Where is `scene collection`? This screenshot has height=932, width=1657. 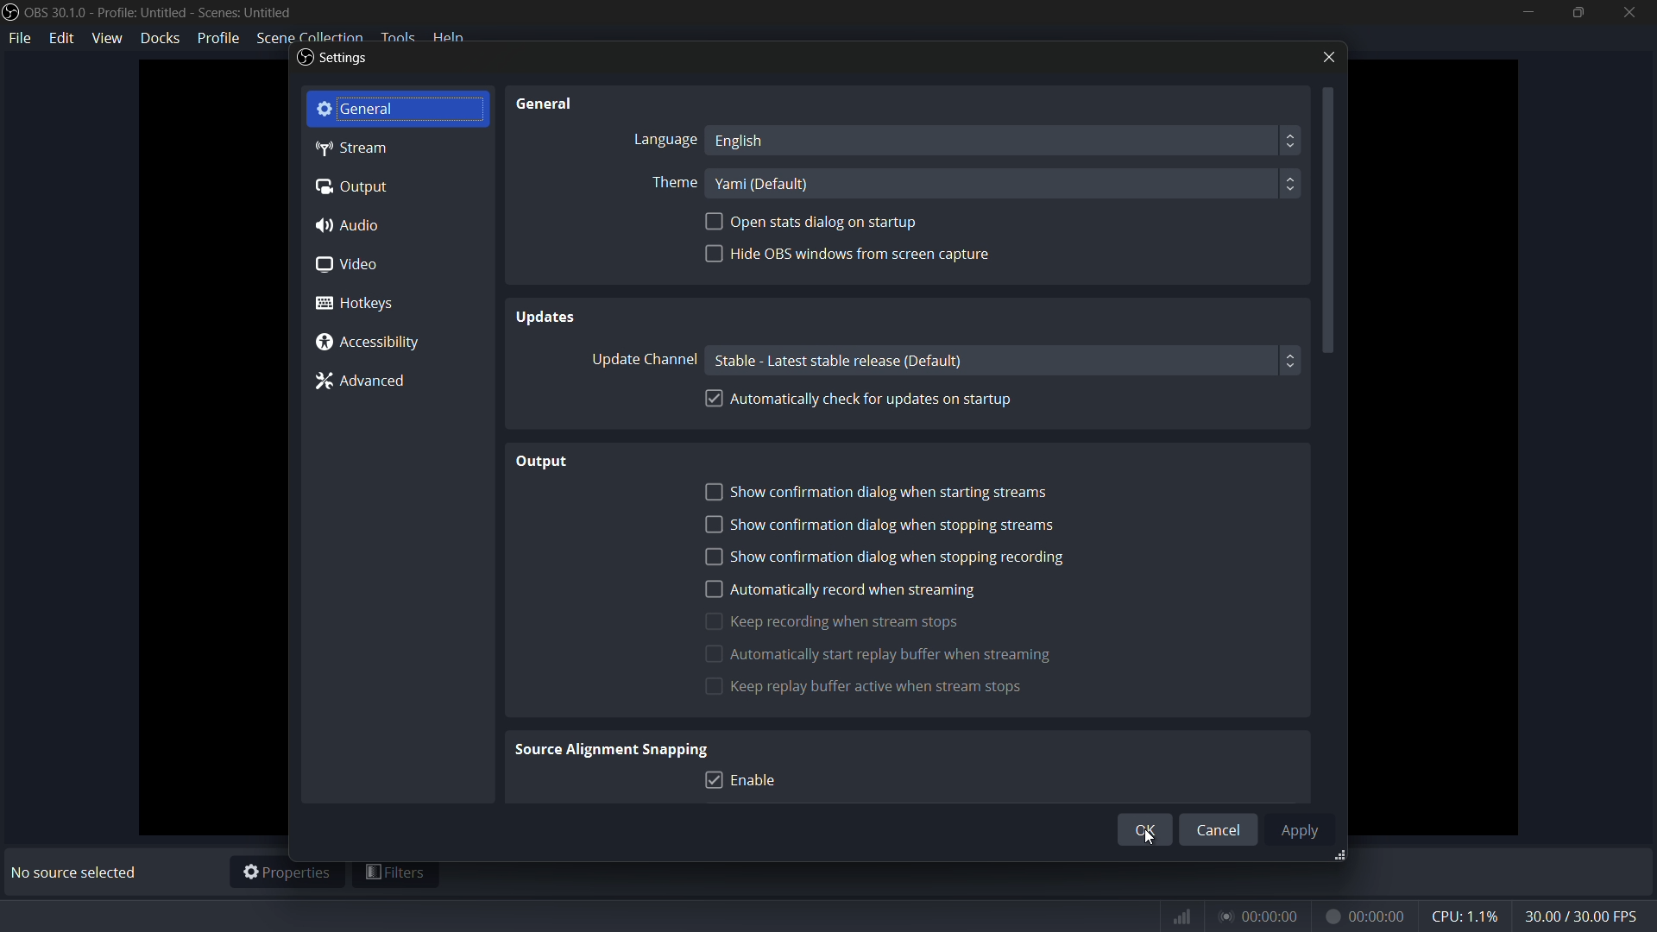 scene collection is located at coordinates (306, 35).